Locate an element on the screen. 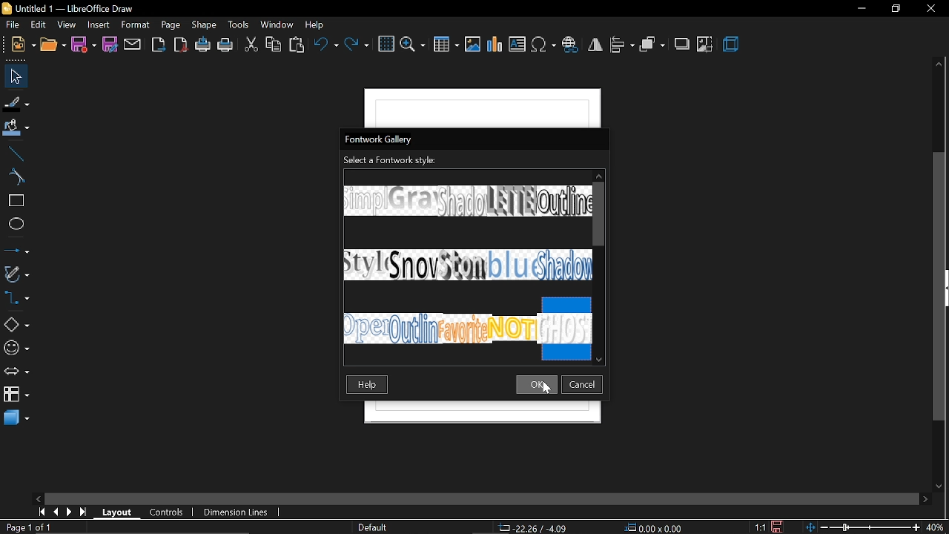  basic shapes is located at coordinates (15, 324).